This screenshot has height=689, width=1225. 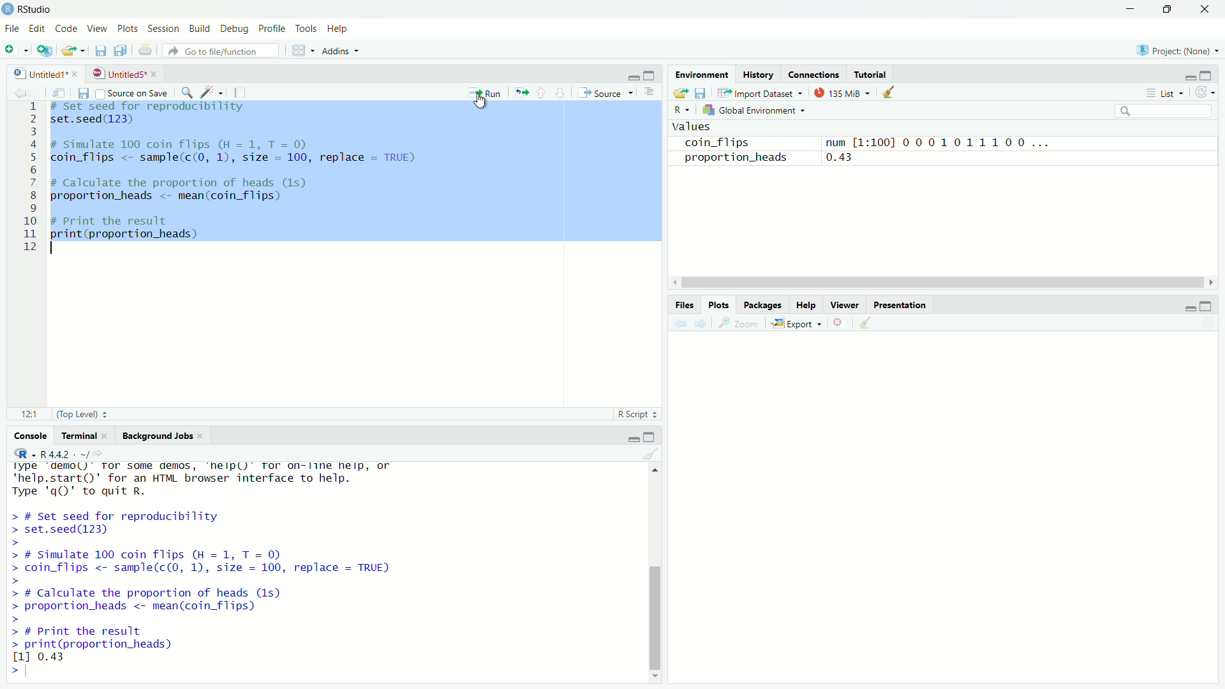 I want to click on scrollbar, so click(x=654, y=574).